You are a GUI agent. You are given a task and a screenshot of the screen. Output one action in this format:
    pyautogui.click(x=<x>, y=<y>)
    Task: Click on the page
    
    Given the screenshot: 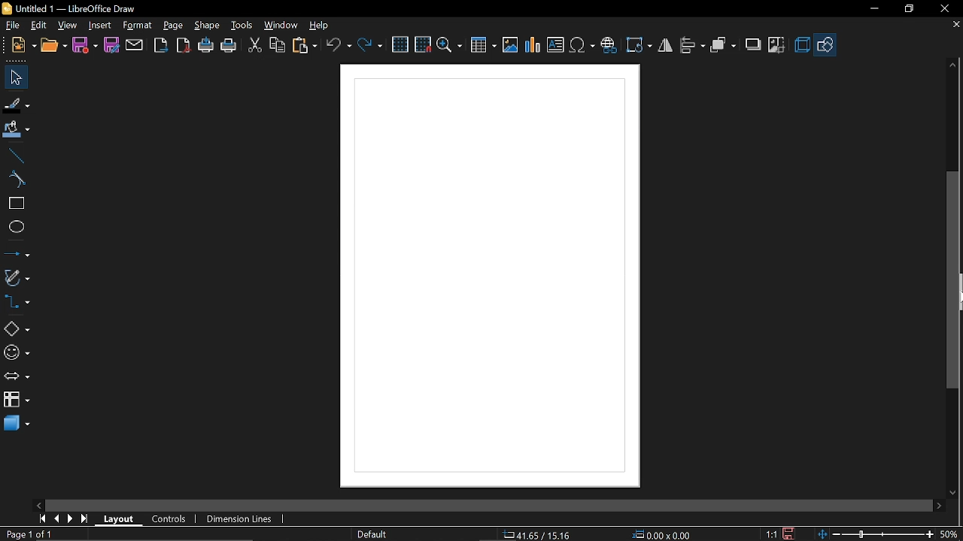 What is the action you would take?
    pyautogui.click(x=173, y=26)
    